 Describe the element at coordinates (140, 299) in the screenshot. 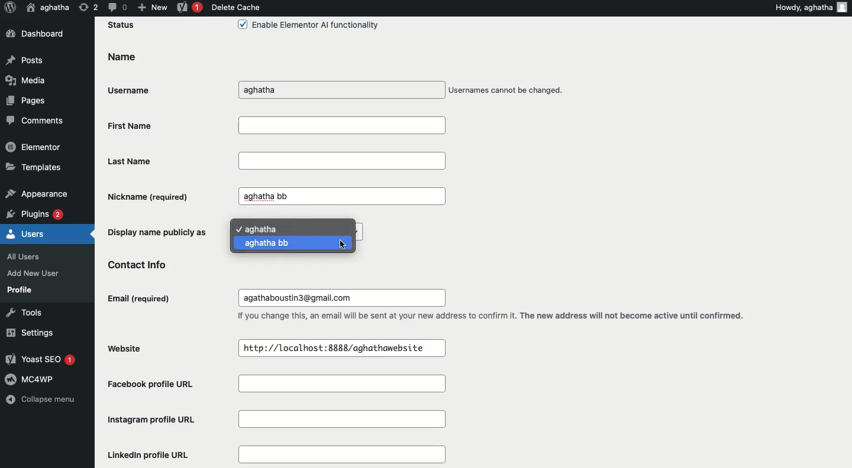

I see `Email` at that location.